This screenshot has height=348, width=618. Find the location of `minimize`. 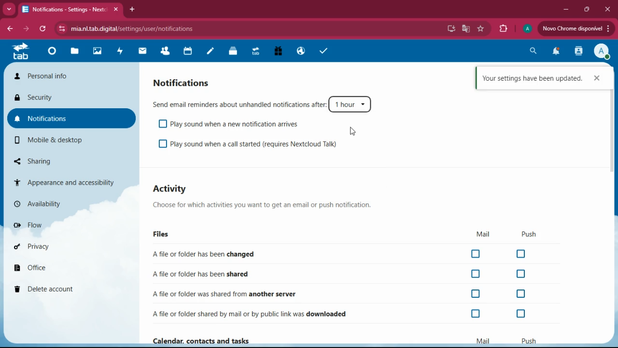

minimize is located at coordinates (567, 9).